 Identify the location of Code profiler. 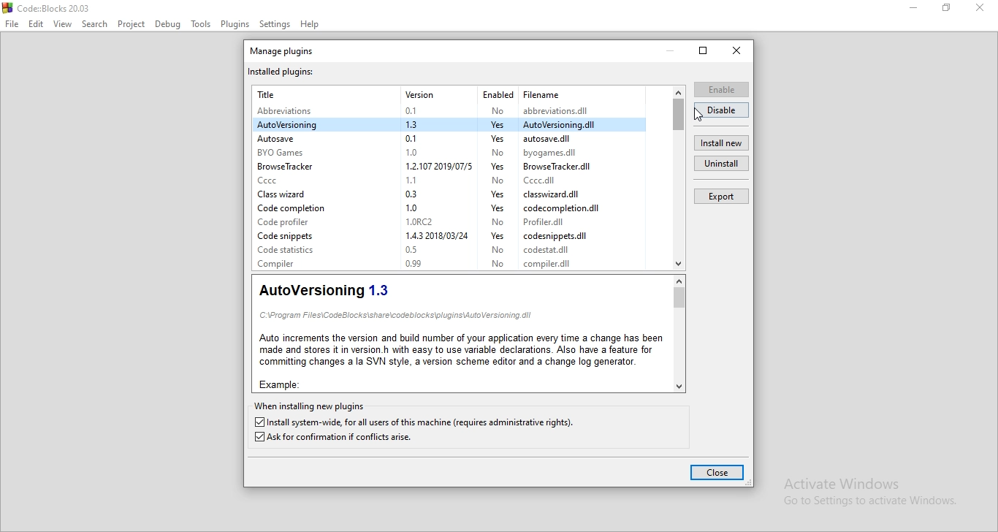
(295, 221).